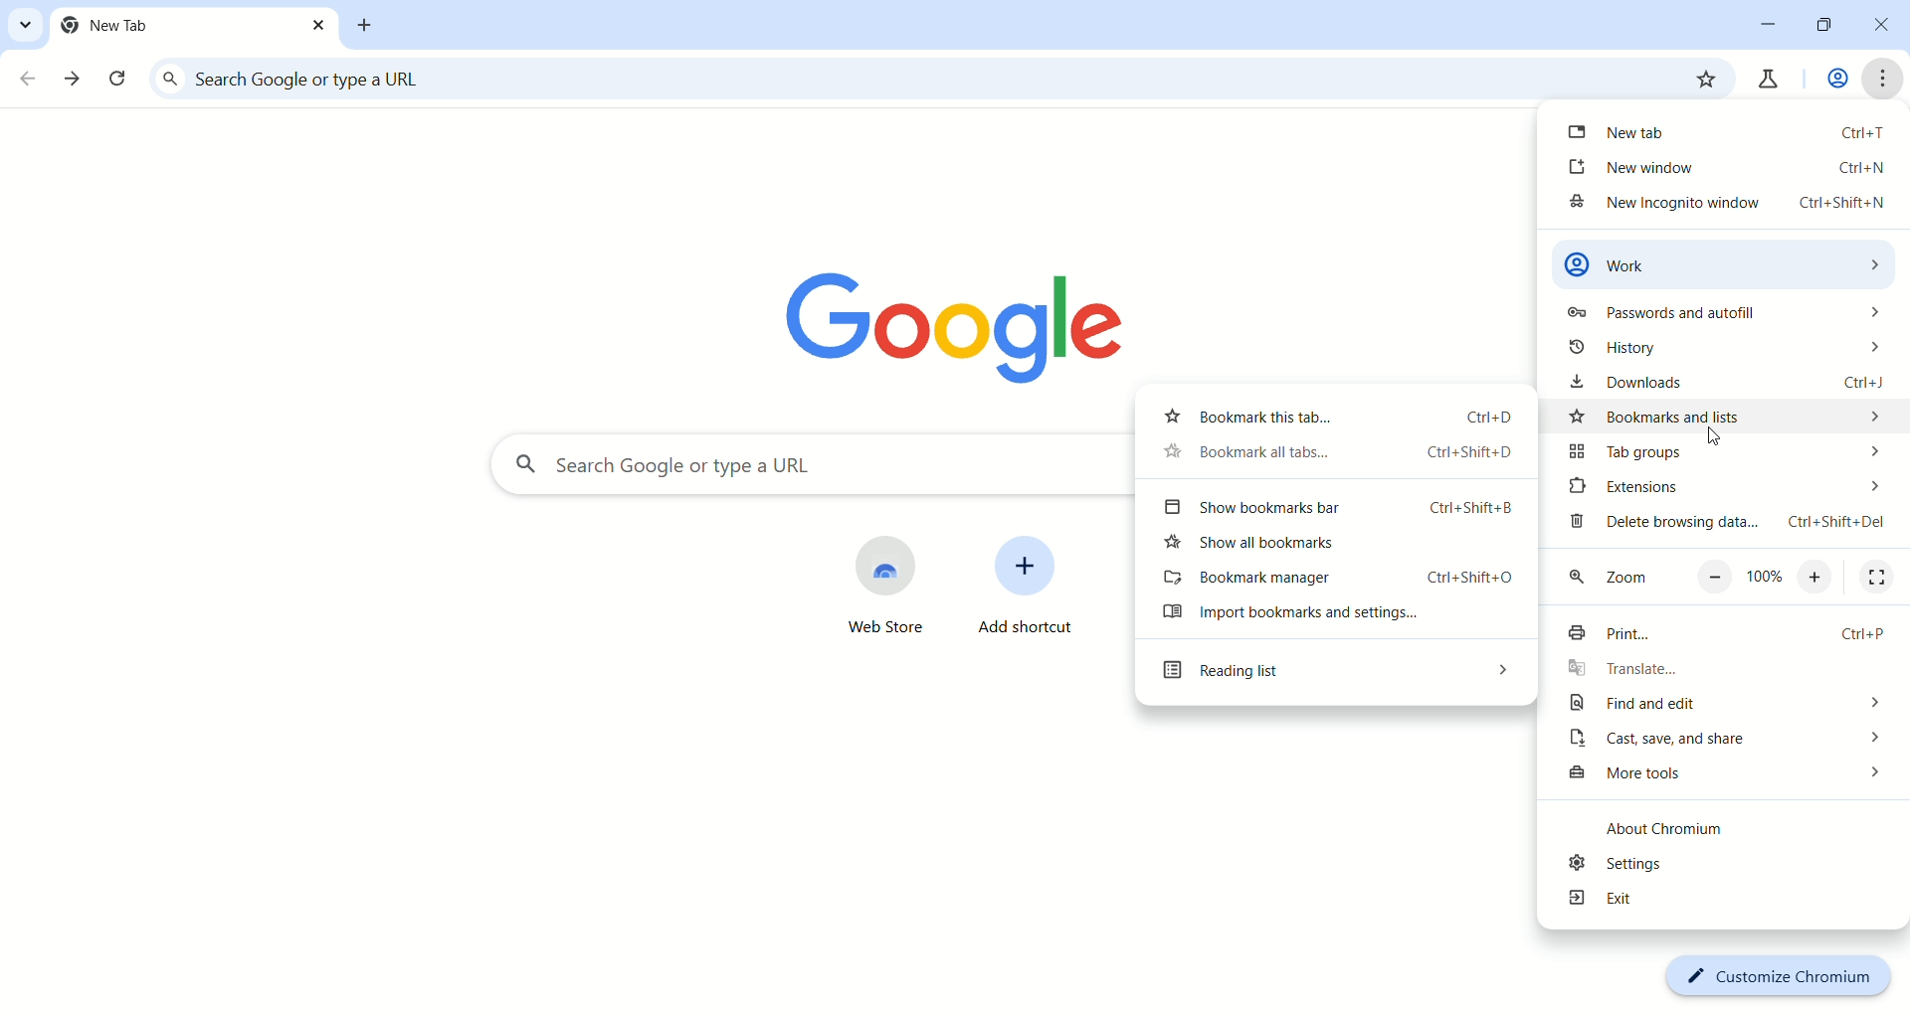 This screenshot has height=1014, width=1910. What do you see at coordinates (968, 319) in the screenshot?
I see `google` at bounding box center [968, 319].